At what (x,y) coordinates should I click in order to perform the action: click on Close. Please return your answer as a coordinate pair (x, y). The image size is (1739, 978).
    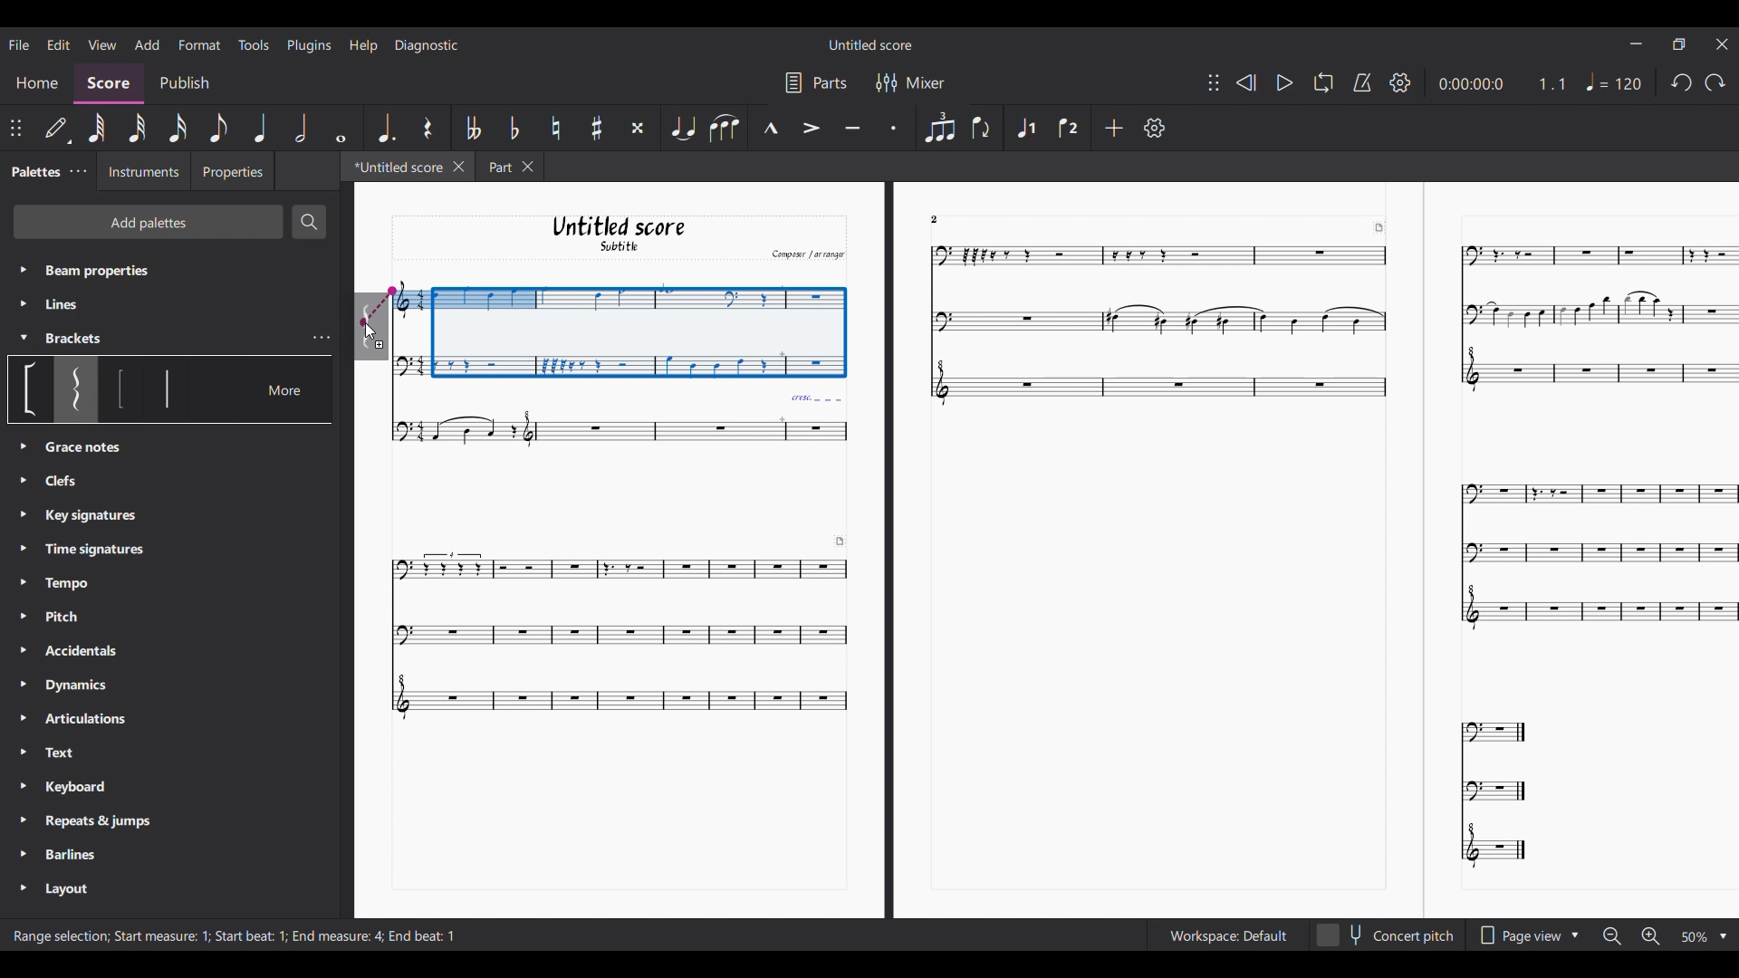
    Looking at the image, I should click on (531, 167).